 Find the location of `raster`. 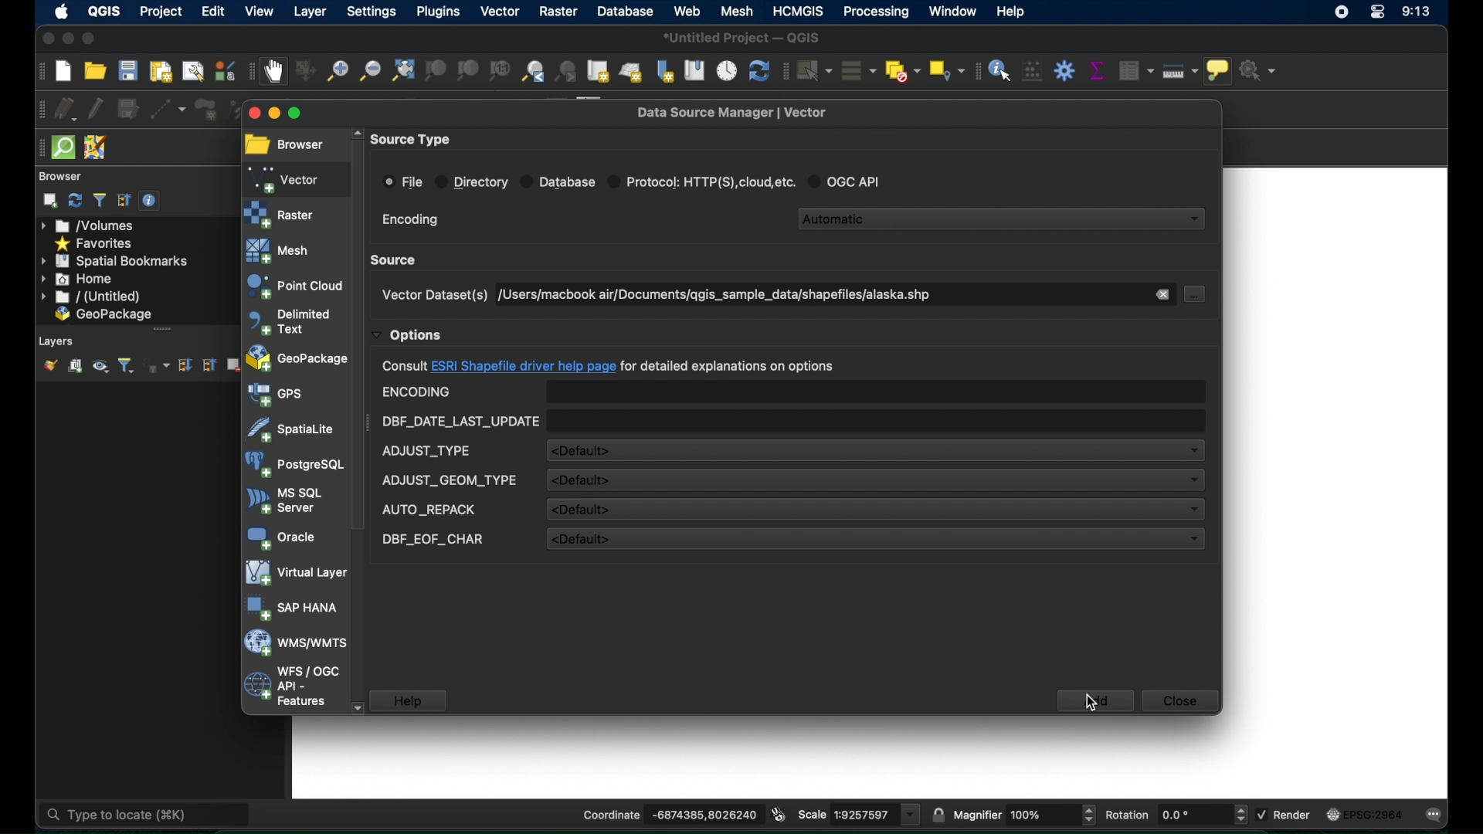

raster is located at coordinates (555, 12).